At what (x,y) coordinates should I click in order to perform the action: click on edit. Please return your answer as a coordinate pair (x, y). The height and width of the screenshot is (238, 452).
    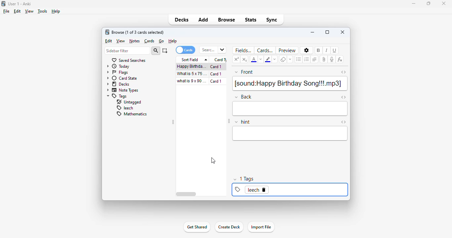
    Looking at the image, I should click on (109, 41).